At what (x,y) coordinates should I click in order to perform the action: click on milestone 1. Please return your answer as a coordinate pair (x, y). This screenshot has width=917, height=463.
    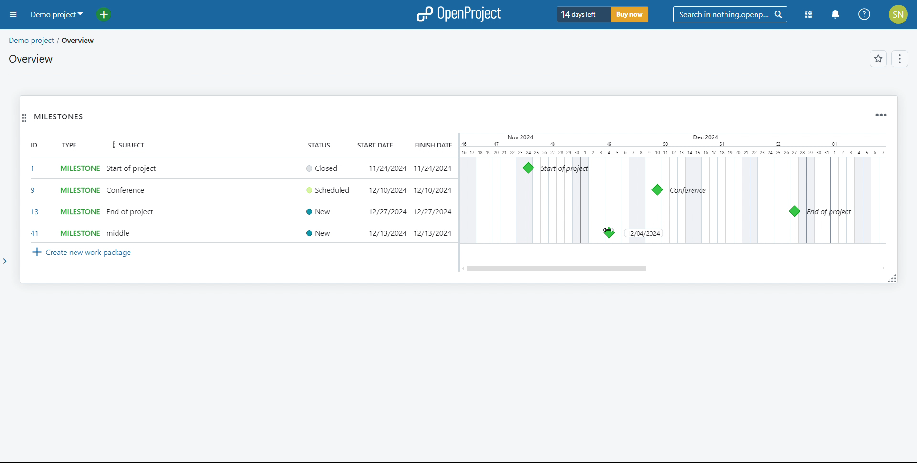
    Looking at the image, I should click on (528, 168).